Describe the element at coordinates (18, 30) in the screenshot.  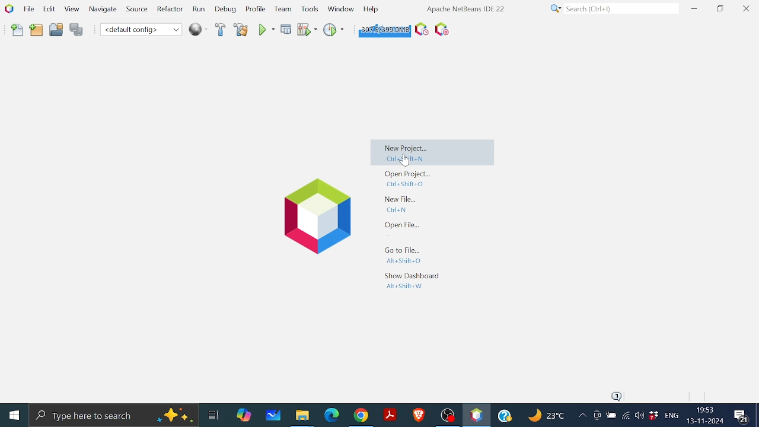
I see `Add file` at that location.